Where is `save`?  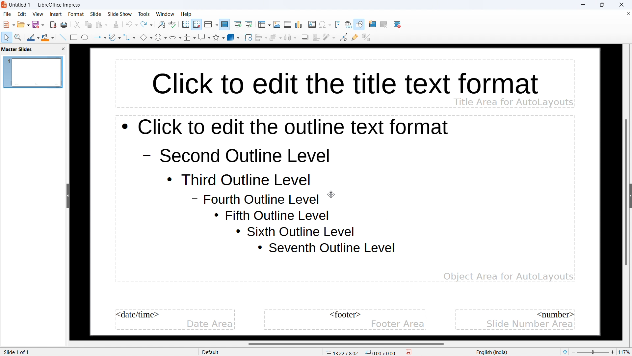
save is located at coordinates (65, 25).